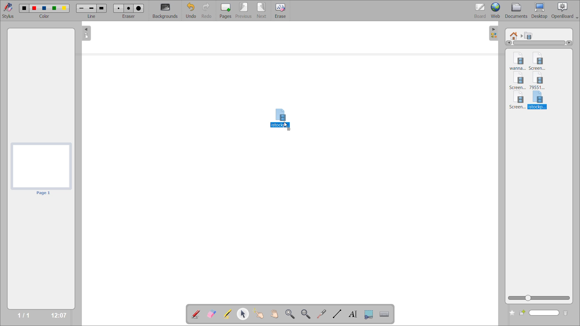 This screenshot has height=326, width=580. Describe the element at coordinates (207, 10) in the screenshot. I see `redo` at that location.